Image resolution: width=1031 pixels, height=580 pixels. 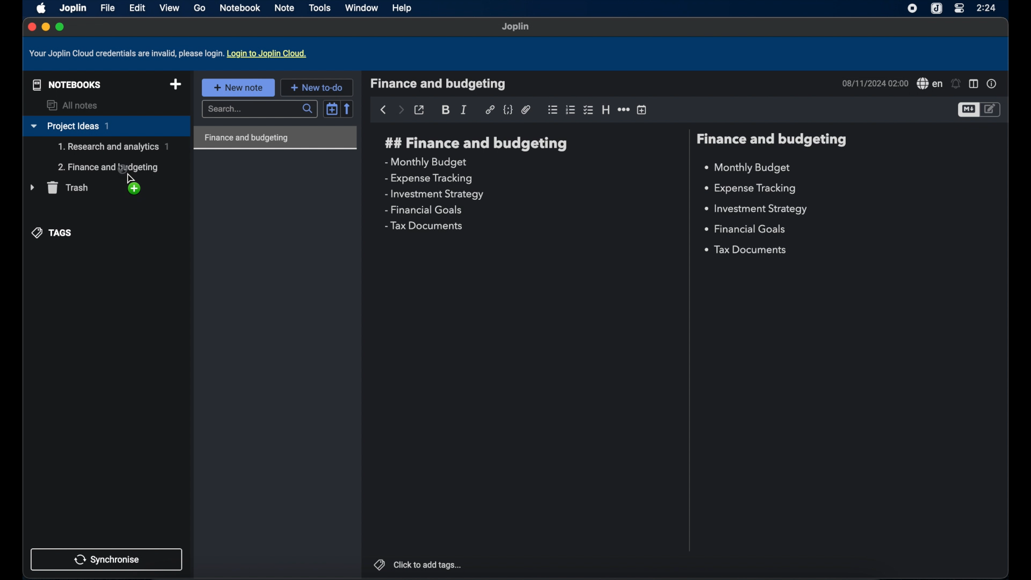 What do you see at coordinates (106, 127) in the screenshot?
I see `project ideas 1` at bounding box center [106, 127].